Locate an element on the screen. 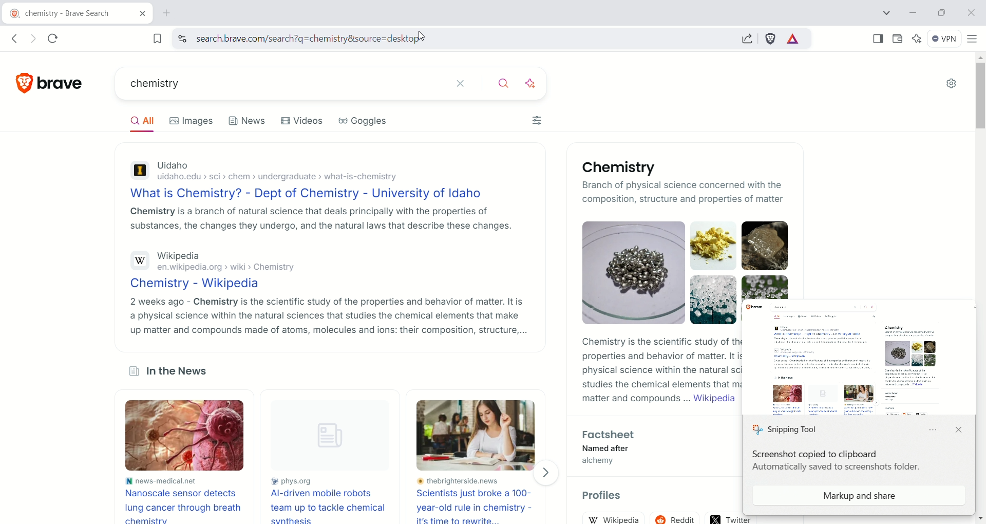 This screenshot has width=986, height=524. markup and share is located at coordinates (860, 496).